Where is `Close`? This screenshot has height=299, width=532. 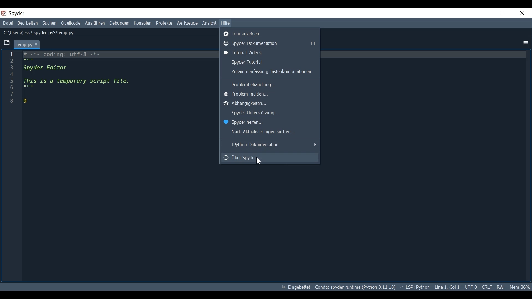
Close is located at coordinates (521, 14).